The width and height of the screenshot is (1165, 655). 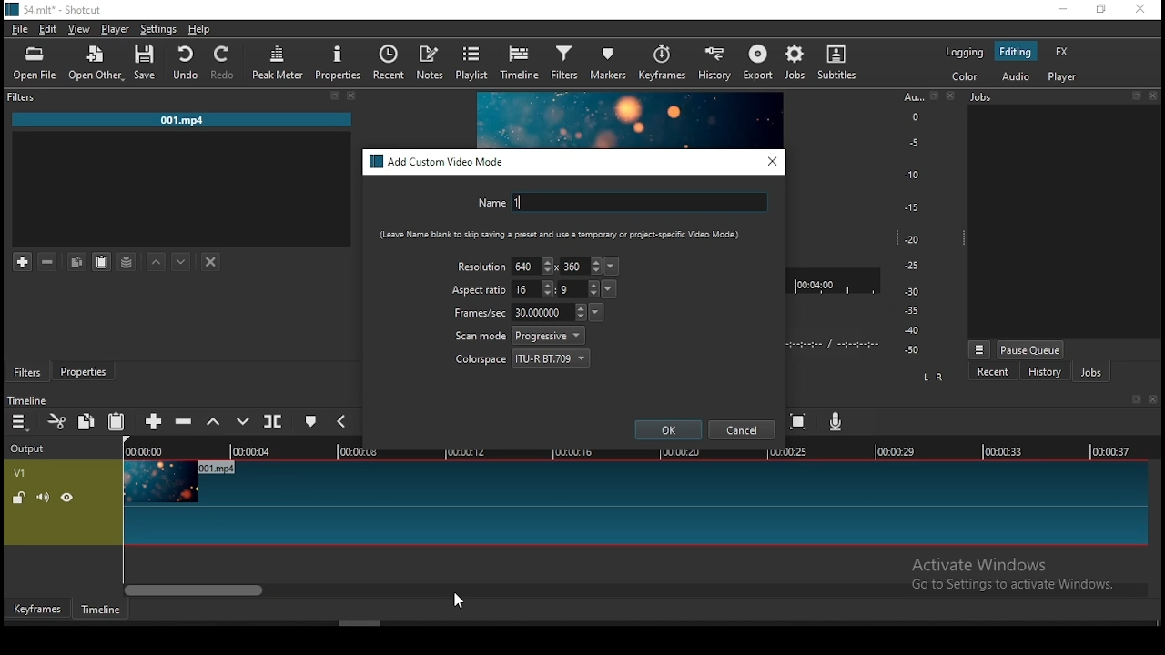 What do you see at coordinates (910, 207) in the screenshot?
I see `-15` at bounding box center [910, 207].